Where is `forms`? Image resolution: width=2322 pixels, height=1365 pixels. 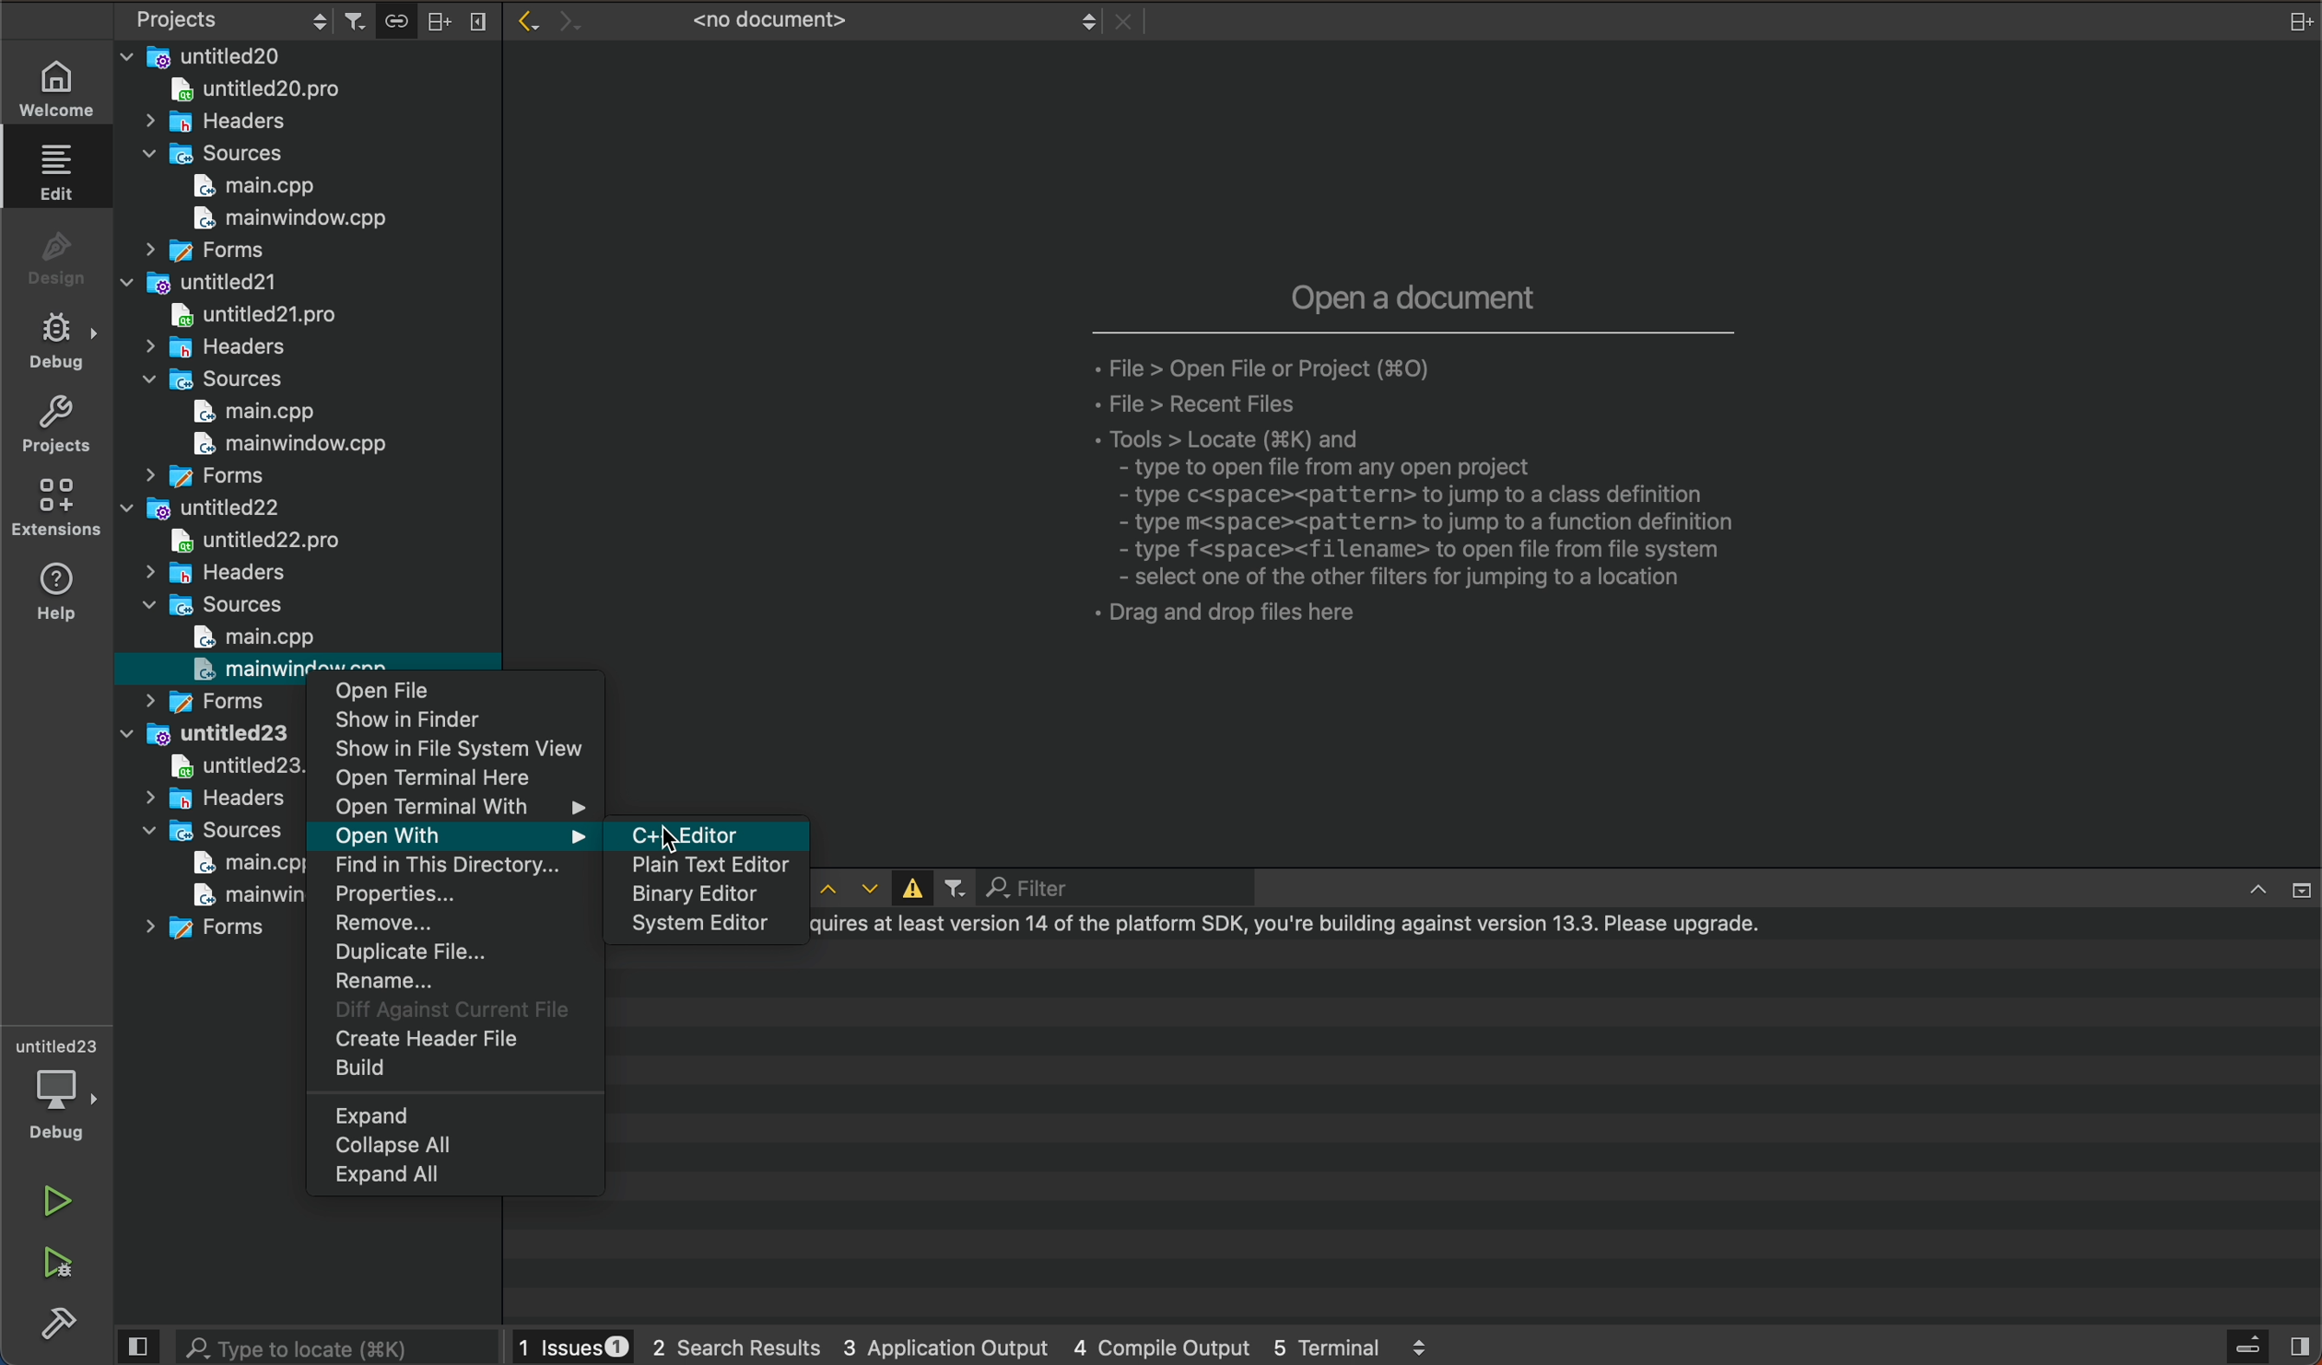 forms is located at coordinates (209, 699).